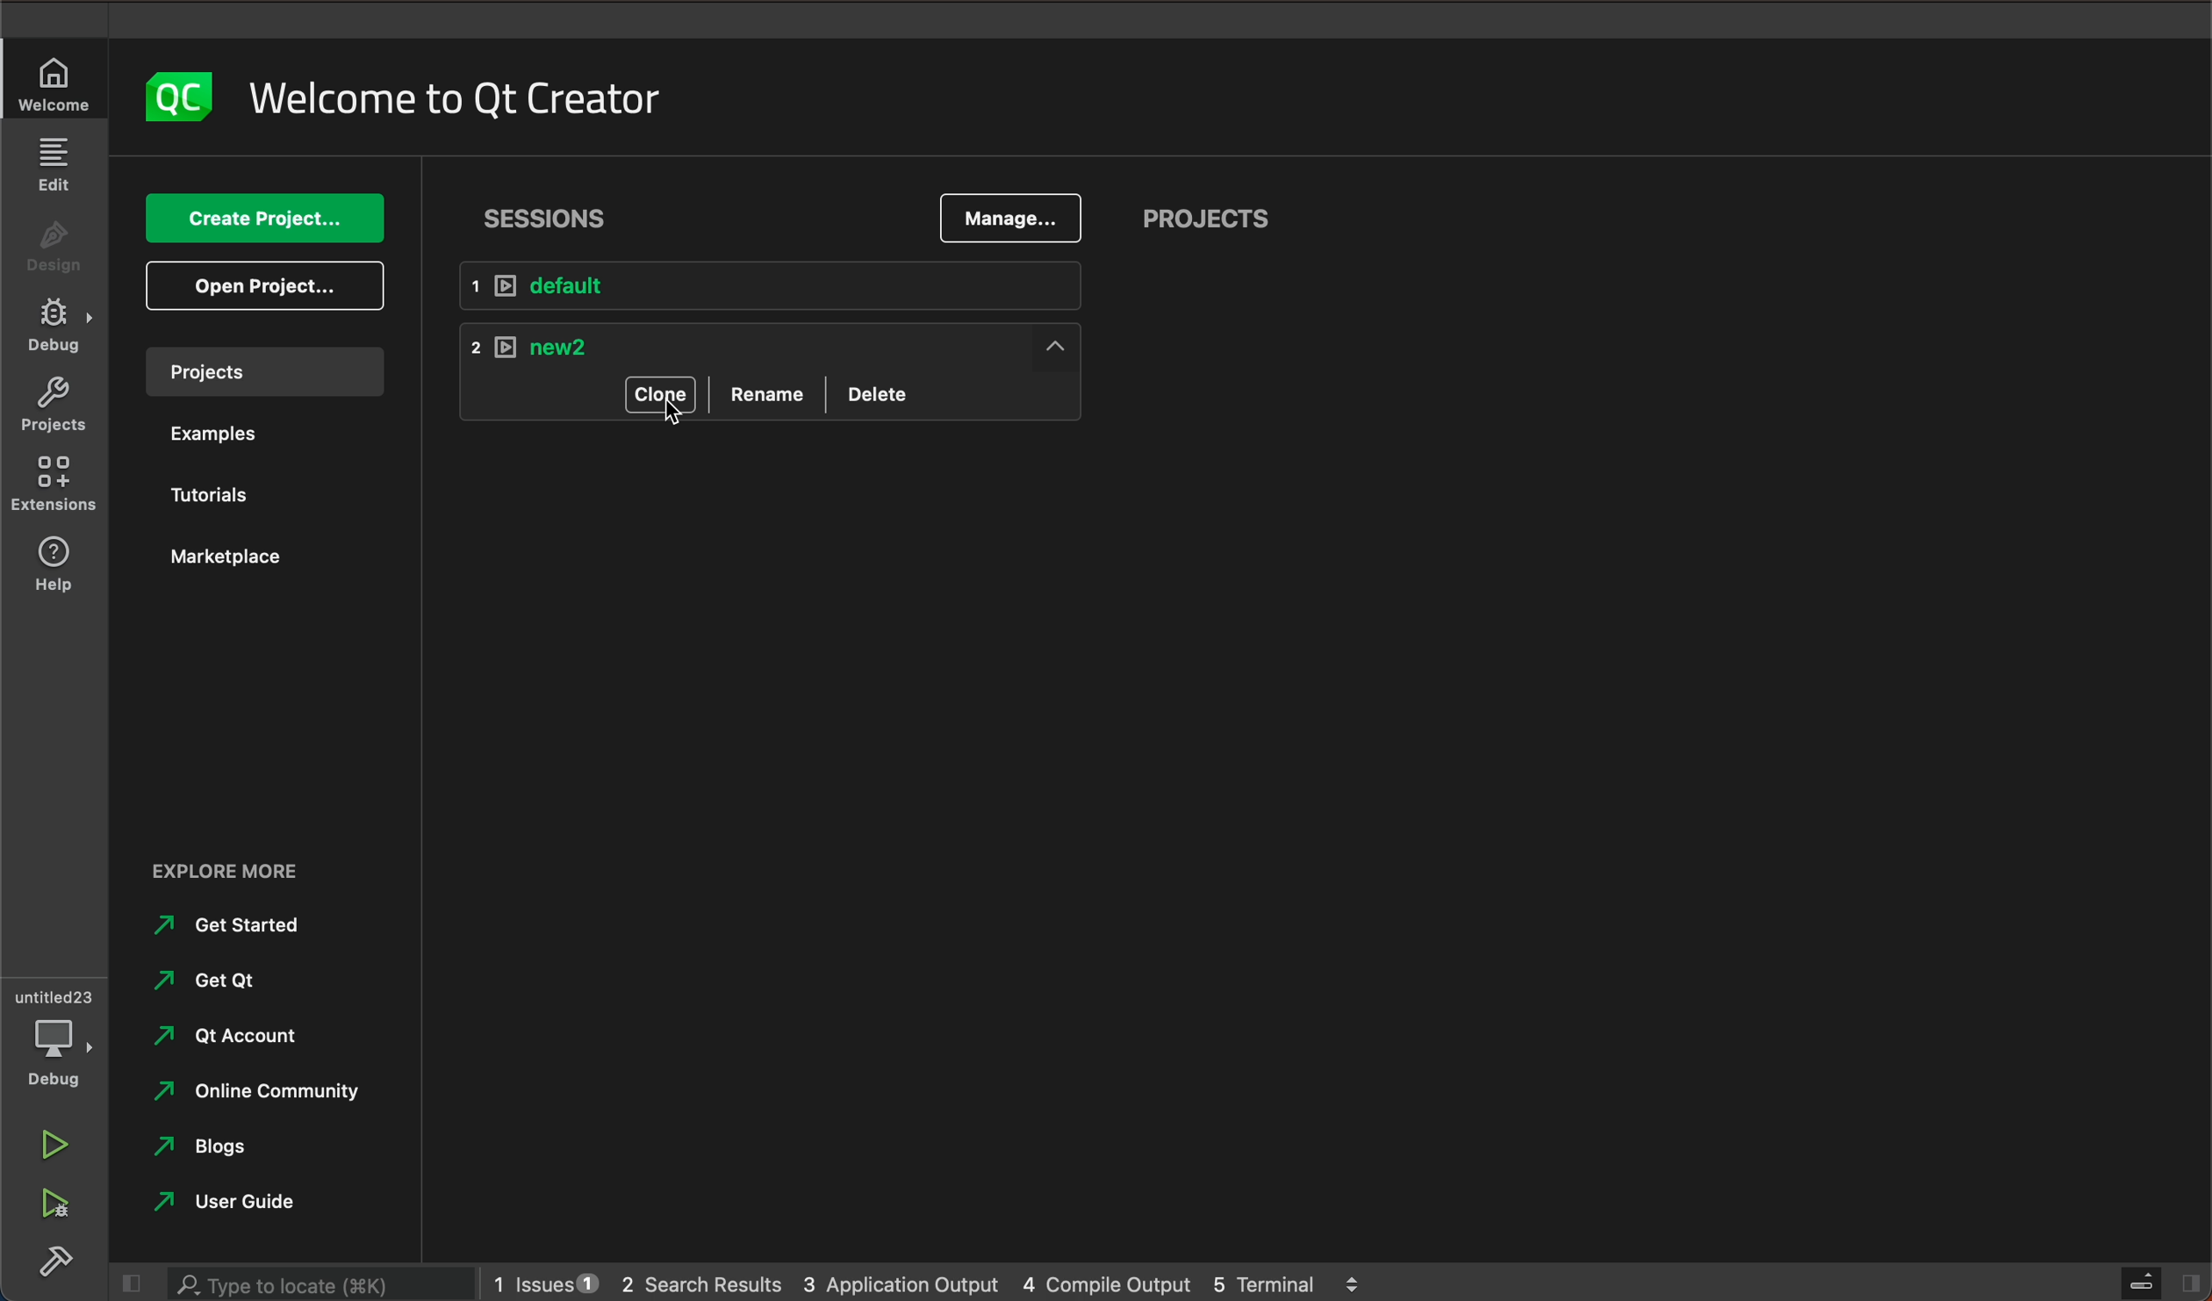 This screenshot has width=2212, height=1301. Describe the element at coordinates (766, 342) in the screenshot. I see `new 2 ` at that location.